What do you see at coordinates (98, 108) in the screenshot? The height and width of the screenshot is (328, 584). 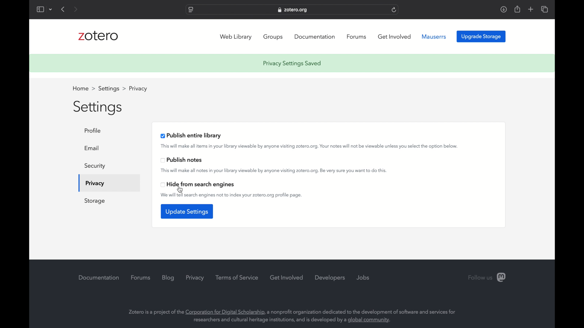 I see `settings` at bounding box center [98, 108].